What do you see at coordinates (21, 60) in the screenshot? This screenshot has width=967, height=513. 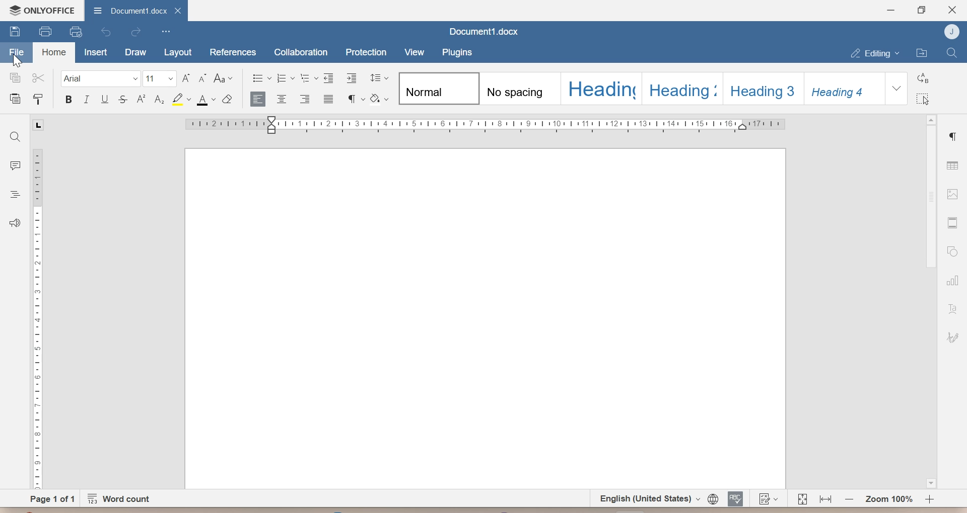 I see `cursor on file` at bounding box center [21, 60].